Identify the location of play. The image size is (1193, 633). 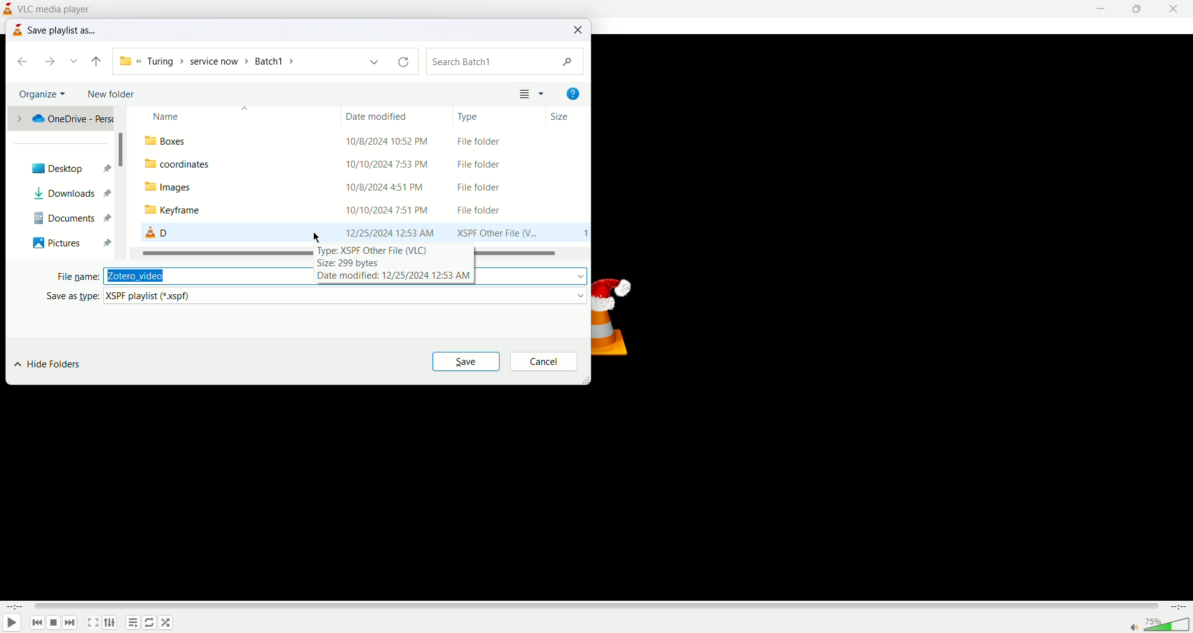
(13, 622).